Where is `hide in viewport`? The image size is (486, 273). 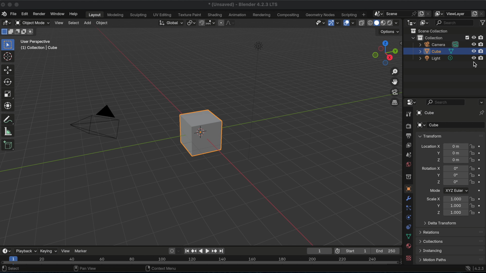
hide in viewport is located at coordinates (474, 37).